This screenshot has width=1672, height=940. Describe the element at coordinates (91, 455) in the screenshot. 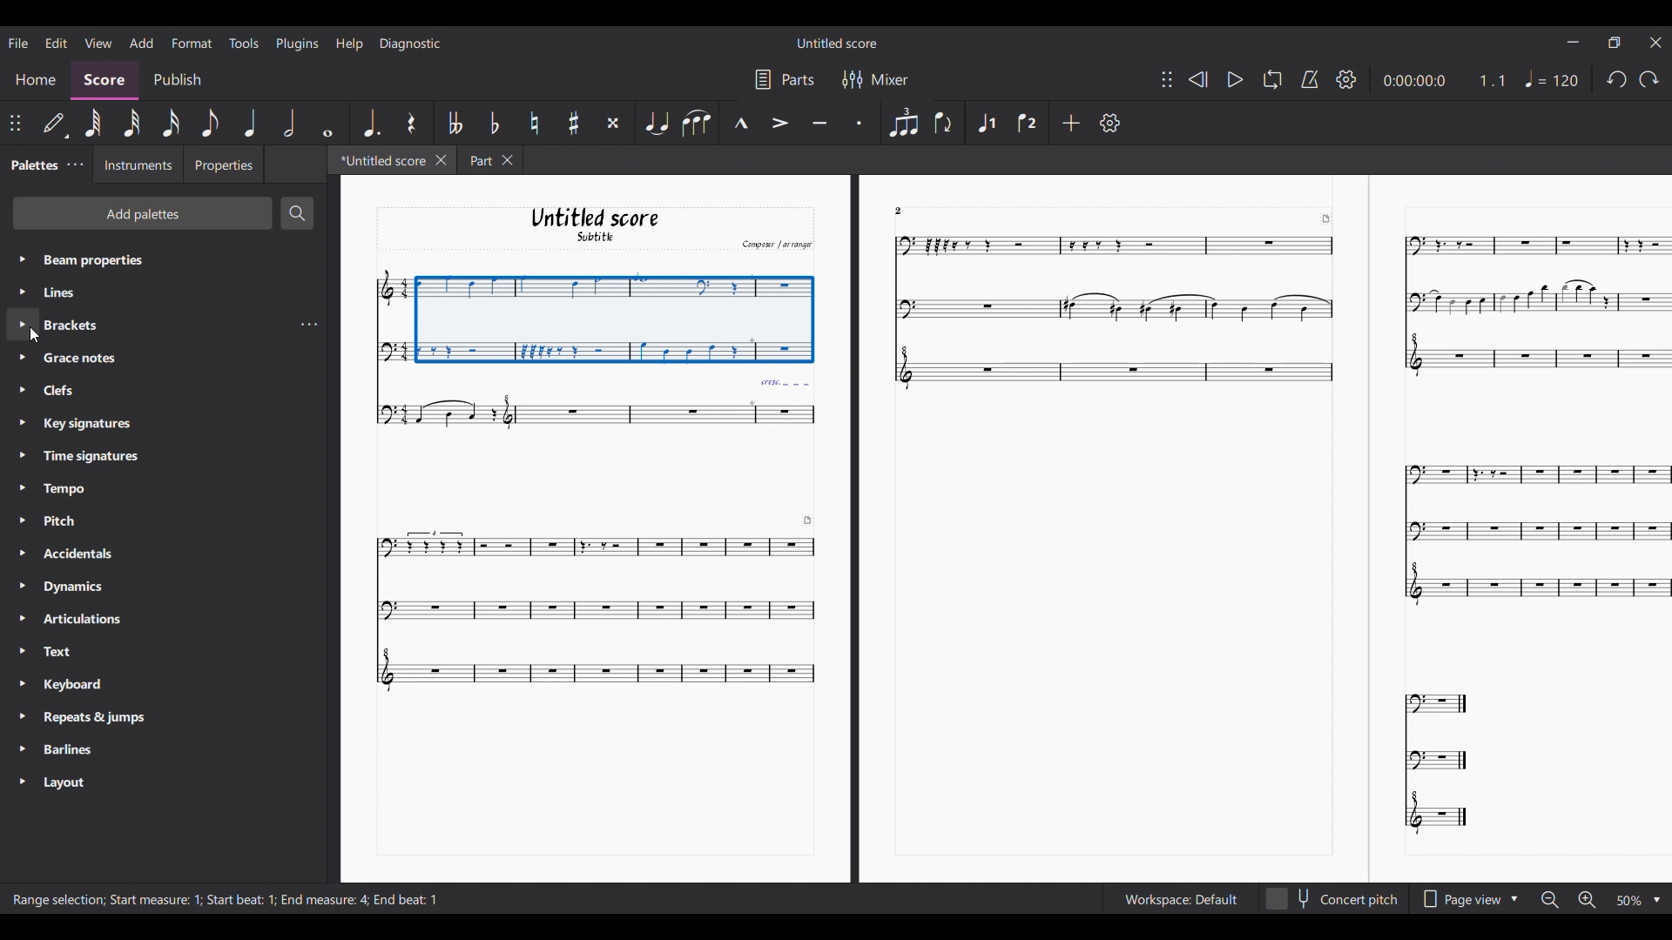

I see `Time Signatures` at that location.